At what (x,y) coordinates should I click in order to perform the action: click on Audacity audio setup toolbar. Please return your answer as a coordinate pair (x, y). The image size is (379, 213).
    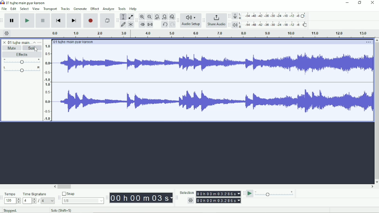
    Looking at the image, I should click on (177, 21).